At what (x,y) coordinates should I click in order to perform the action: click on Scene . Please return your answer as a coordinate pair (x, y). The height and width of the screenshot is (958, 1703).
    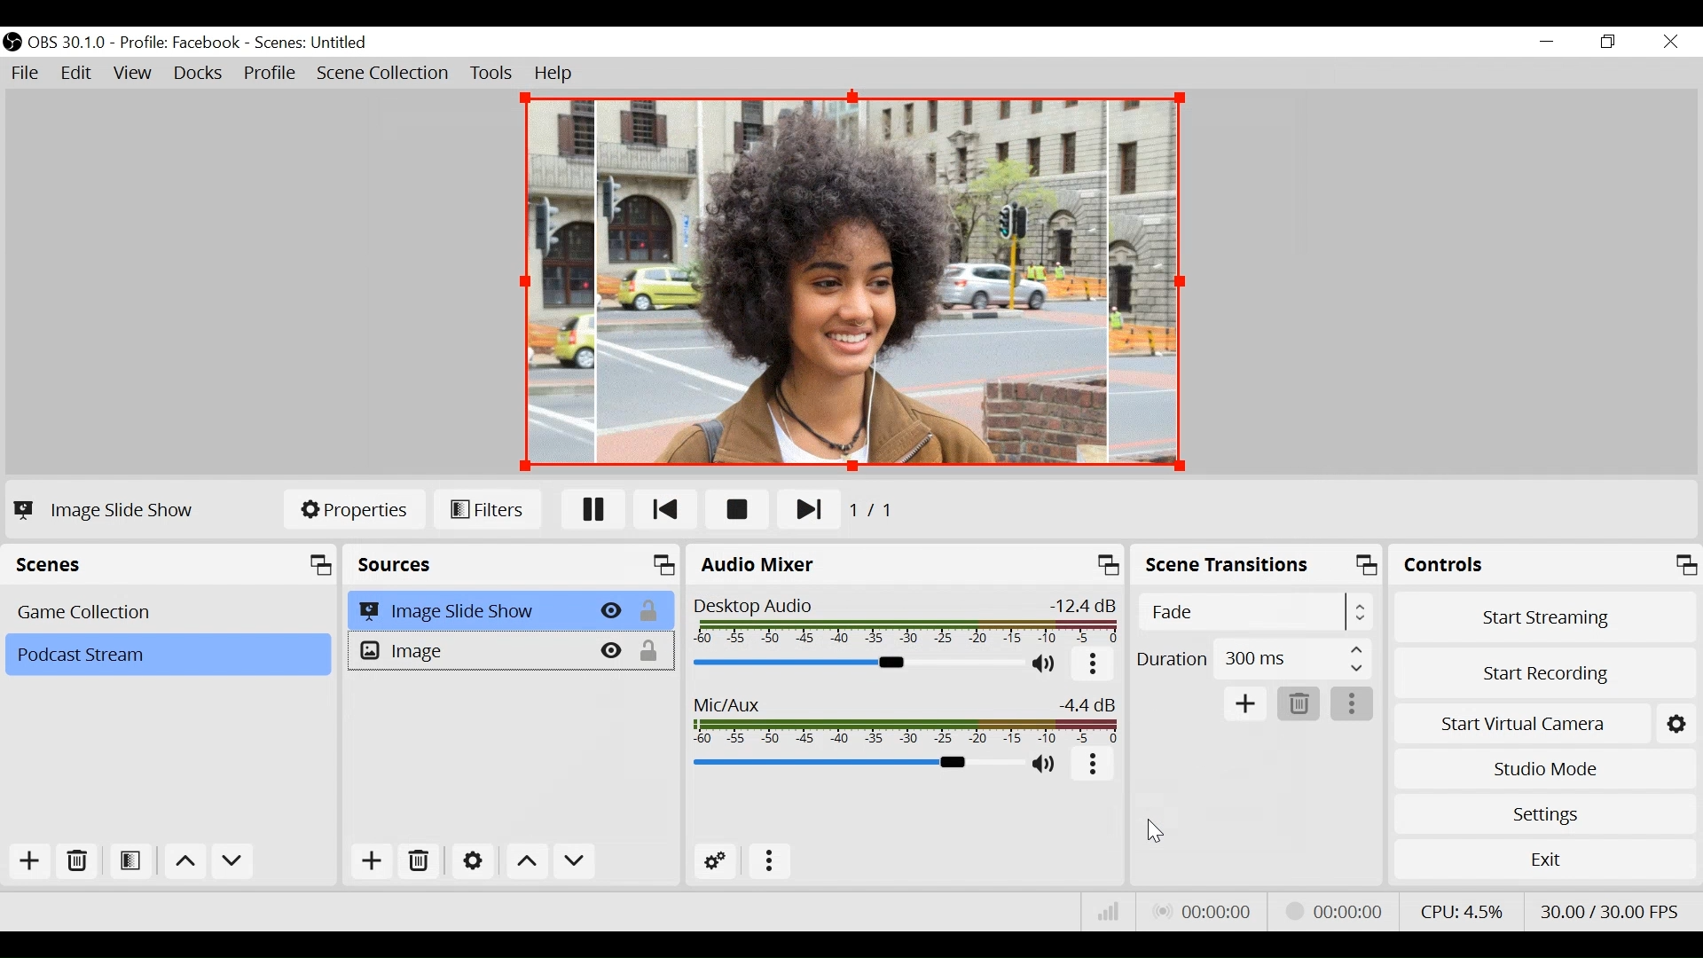
    Looking at the image, I should click on (167, 656).